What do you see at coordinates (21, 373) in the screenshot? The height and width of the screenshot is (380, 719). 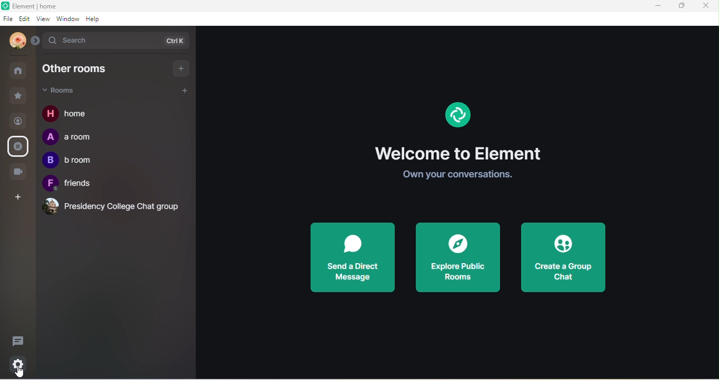 I see `cursor` at bounding box center [21, 373].